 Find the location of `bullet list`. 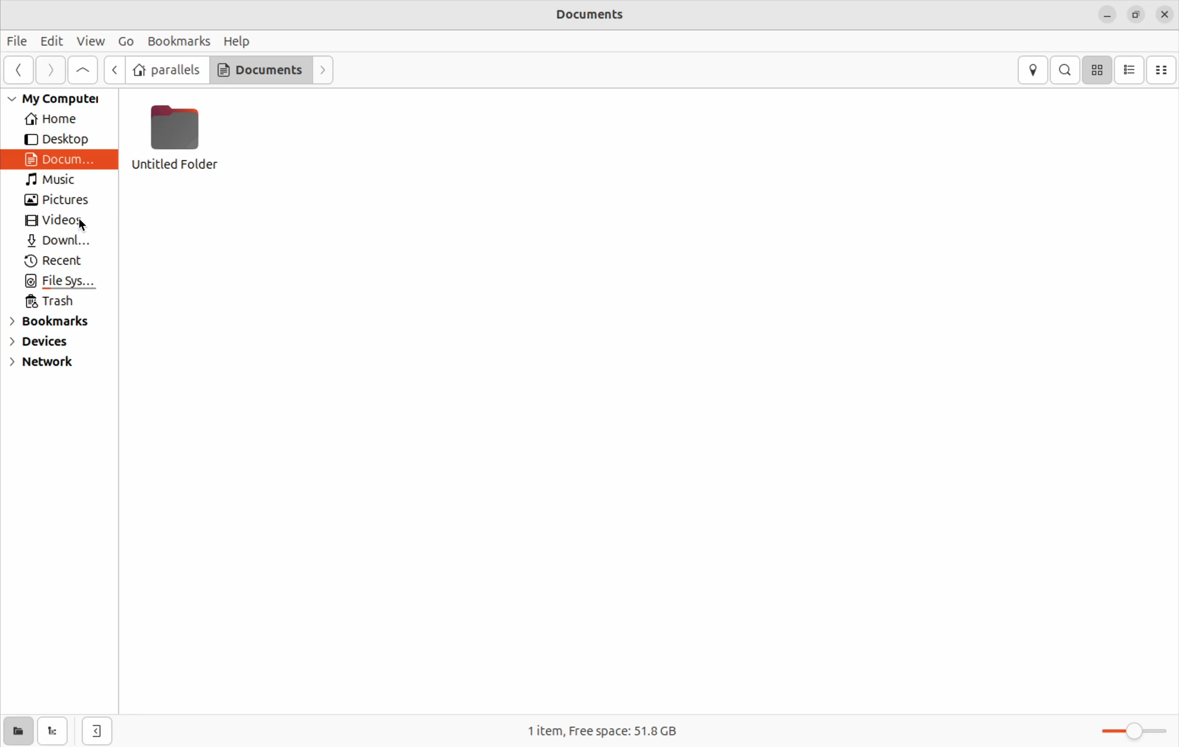

bullet list is located at coordinates (1129, 69).